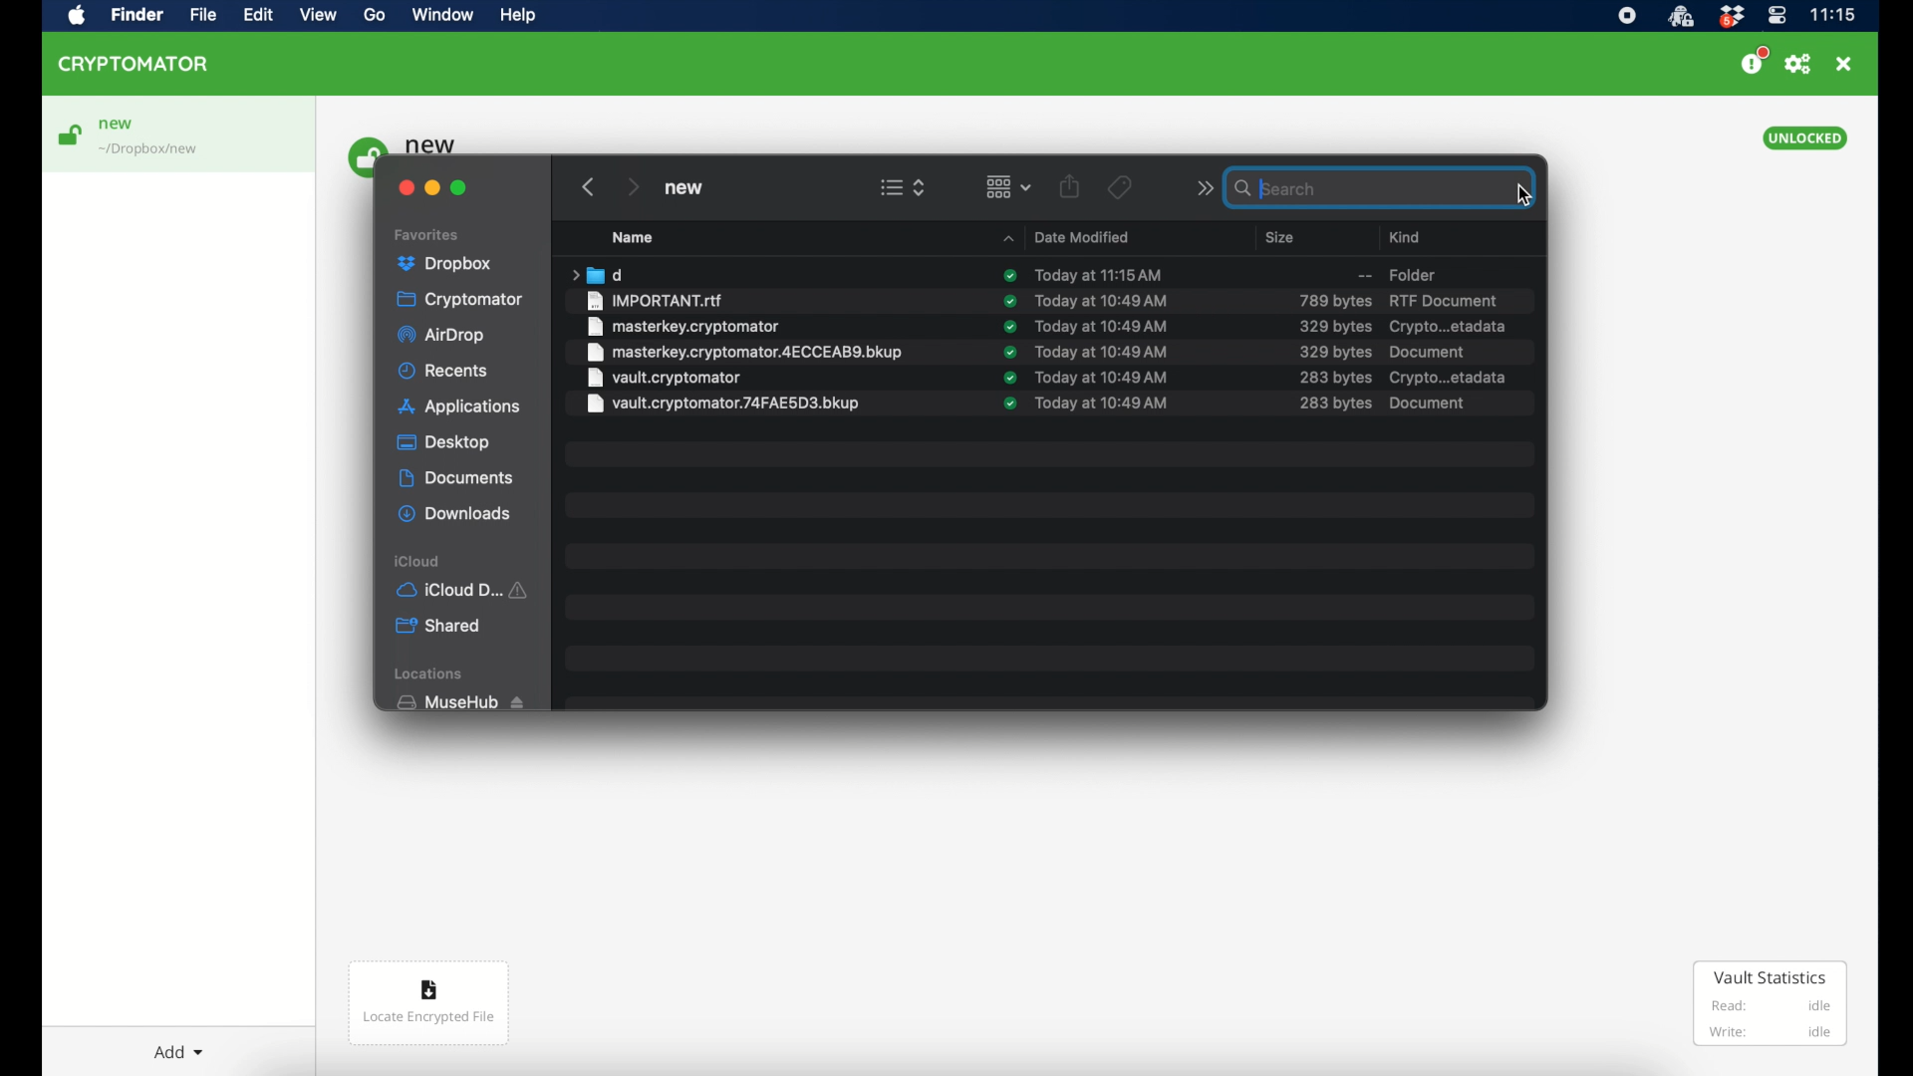  What do you see at coordinates (1102, 326) in the screenshot?
I see `date` at bounding box center [1102, 326].